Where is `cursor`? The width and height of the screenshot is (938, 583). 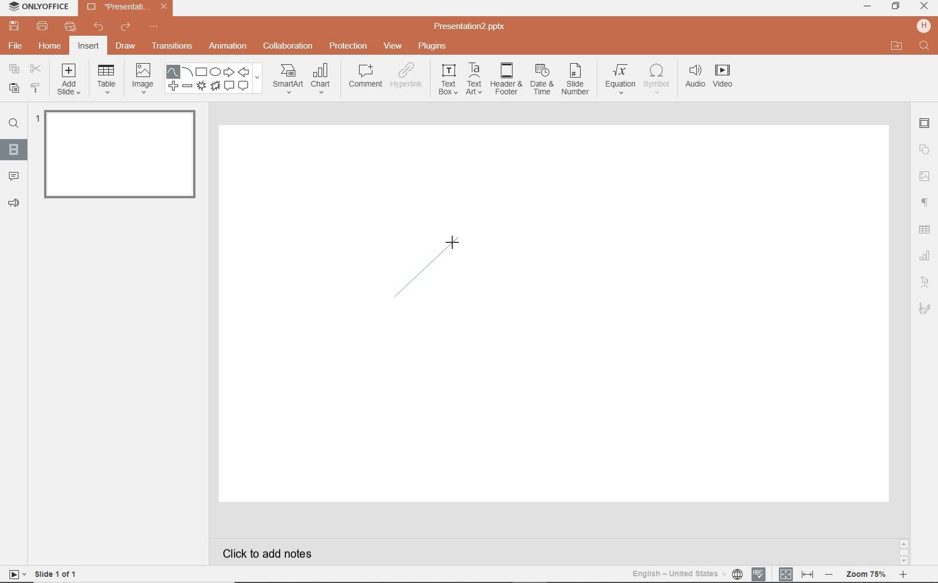
cursor is located at coordinates (451, 243).